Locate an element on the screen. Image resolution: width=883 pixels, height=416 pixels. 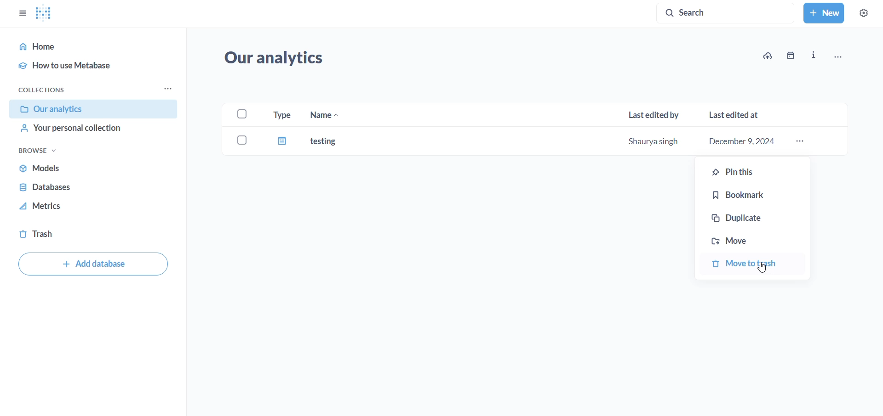
your personal collection is located at coordinates (86, 133).